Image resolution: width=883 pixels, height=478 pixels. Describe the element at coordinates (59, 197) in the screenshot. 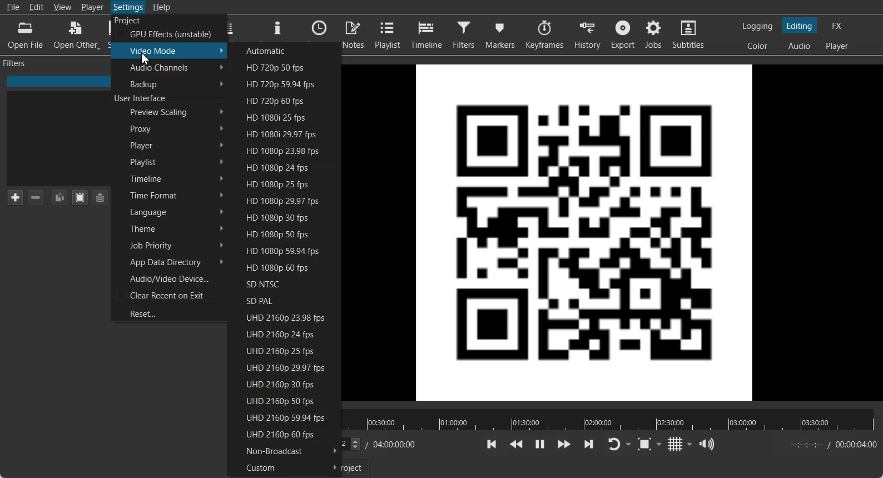

I see `Copy Filter` at that location.